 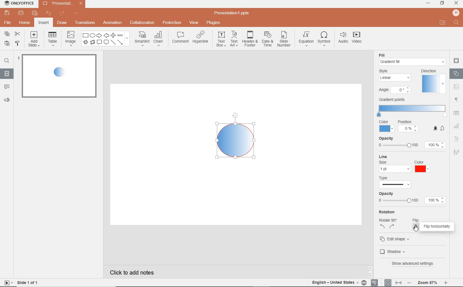 What do you see at coordinates (232, 13) in the screenshot?
I see `file name` at bounding box center [232, 13].